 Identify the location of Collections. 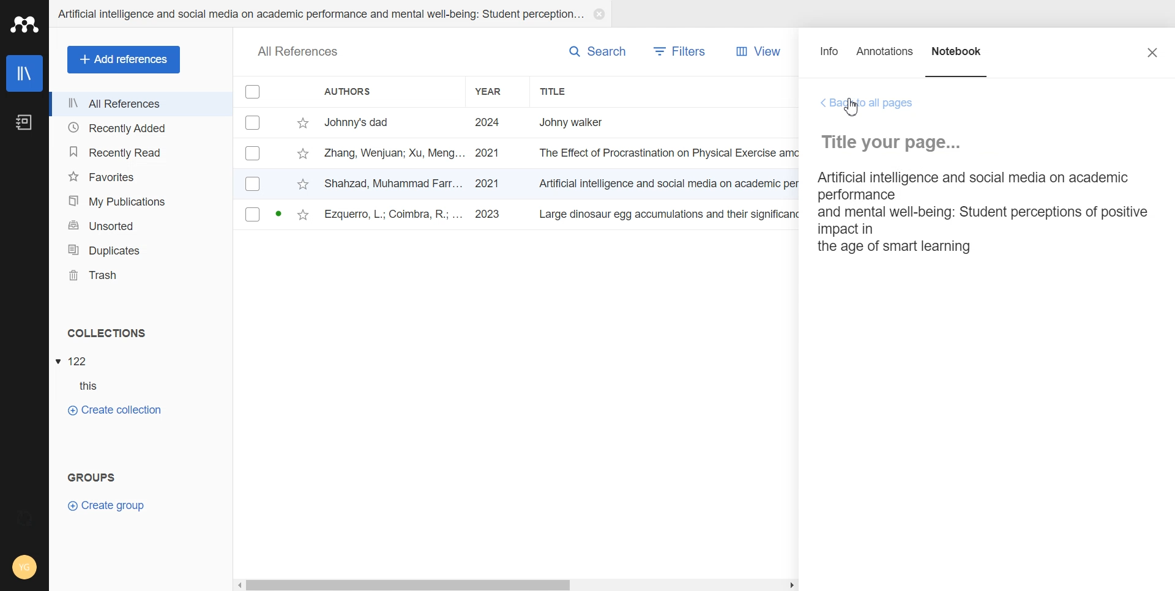
(141, 333).